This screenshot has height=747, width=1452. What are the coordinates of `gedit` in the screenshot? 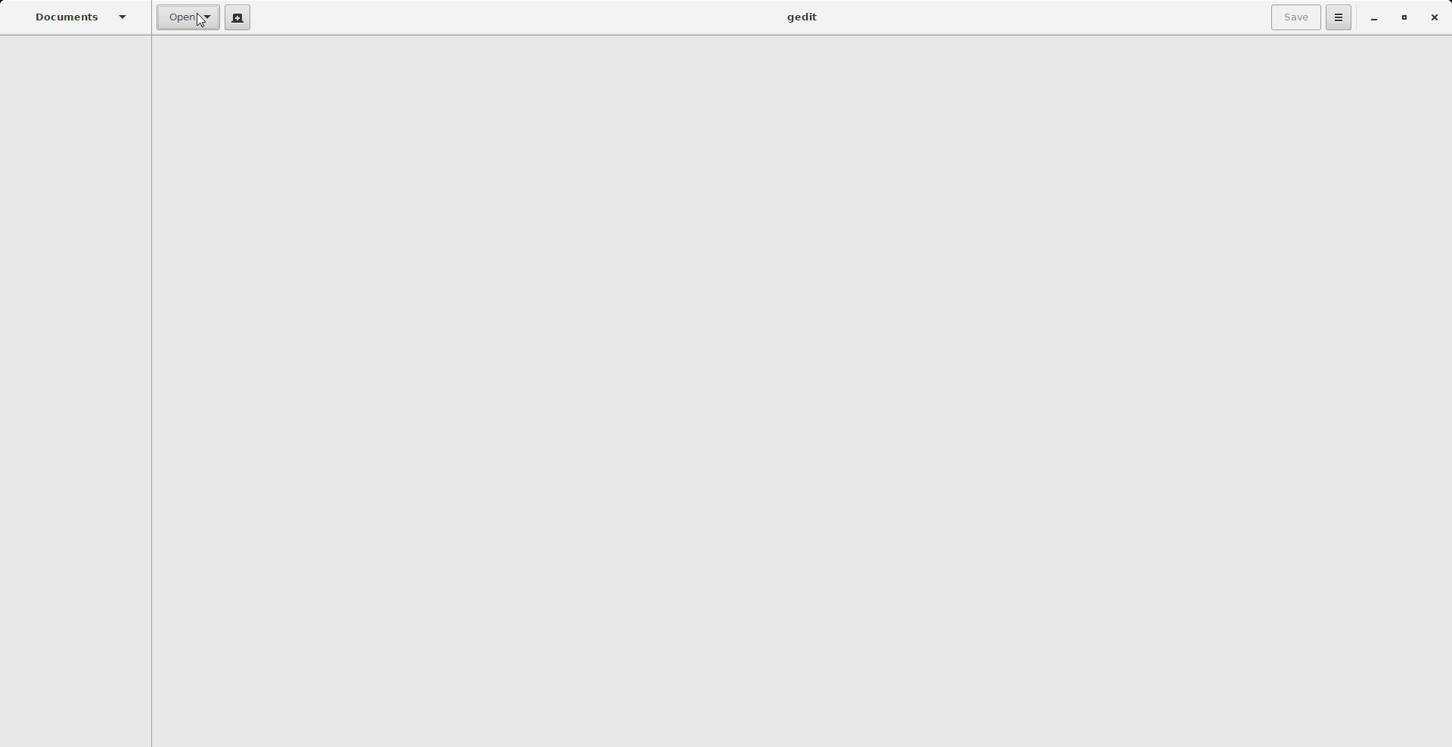 It's located at (797, 18).